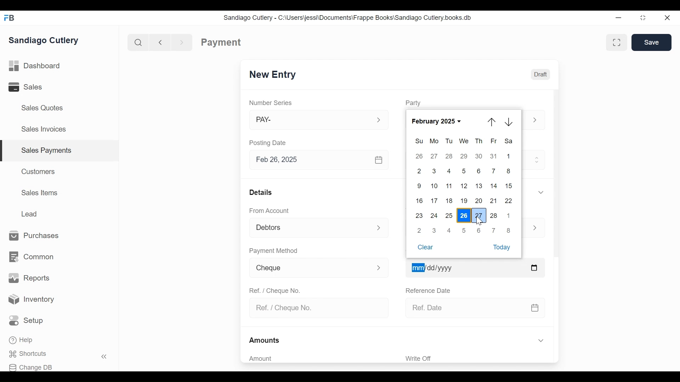 This screenshot has height=382, width=680. Describe the element at coordinates (643, 18) in the screenshot. I see `Restore` at that location.